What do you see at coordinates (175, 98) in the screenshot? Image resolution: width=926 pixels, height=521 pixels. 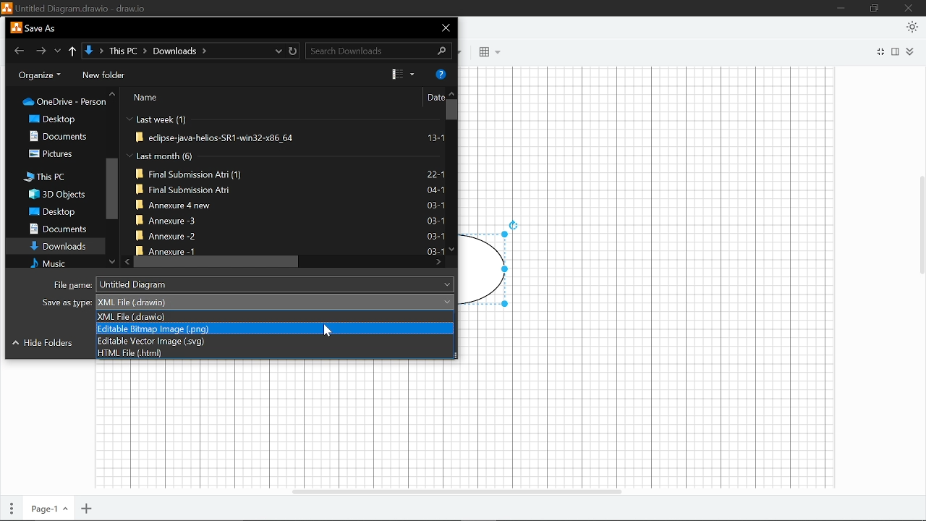 I see `Sort by Name` at bounding box center [175, 98].